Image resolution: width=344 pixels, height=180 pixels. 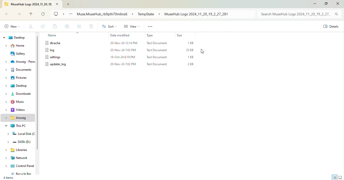 I want to click on Delete, so click(x=91, y=27).